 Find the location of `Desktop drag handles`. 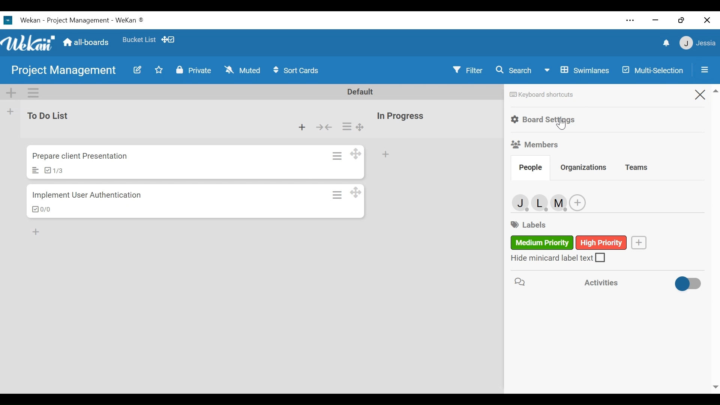

Desktop drag handles is located at coordinates (355, 154).